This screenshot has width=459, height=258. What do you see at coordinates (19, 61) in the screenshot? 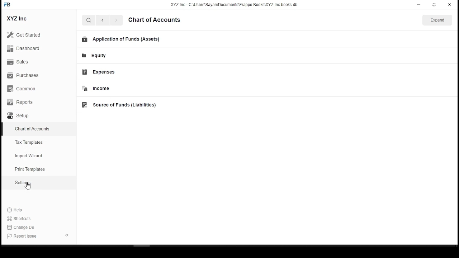
I see `Sales` at bounding box center [19, 61].